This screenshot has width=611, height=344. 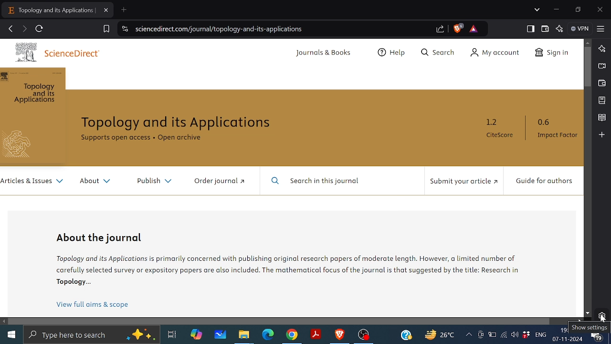 What do you see at coordinates (496, 52) in the screenshot?
I see `My account` at bounding box center [496, 52].